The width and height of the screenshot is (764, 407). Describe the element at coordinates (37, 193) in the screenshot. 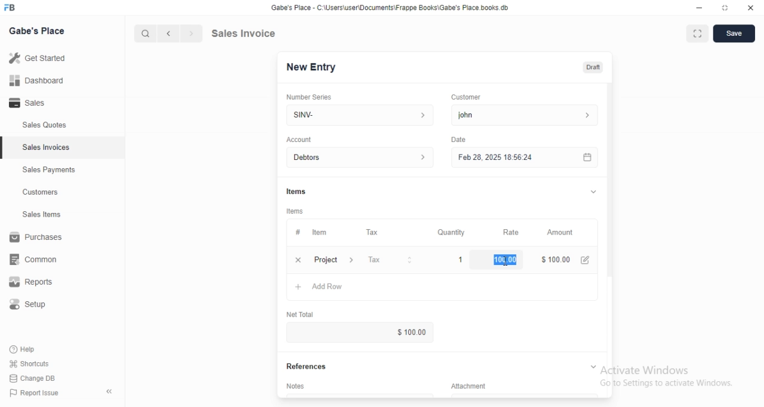

I see `Customers.` at that location.